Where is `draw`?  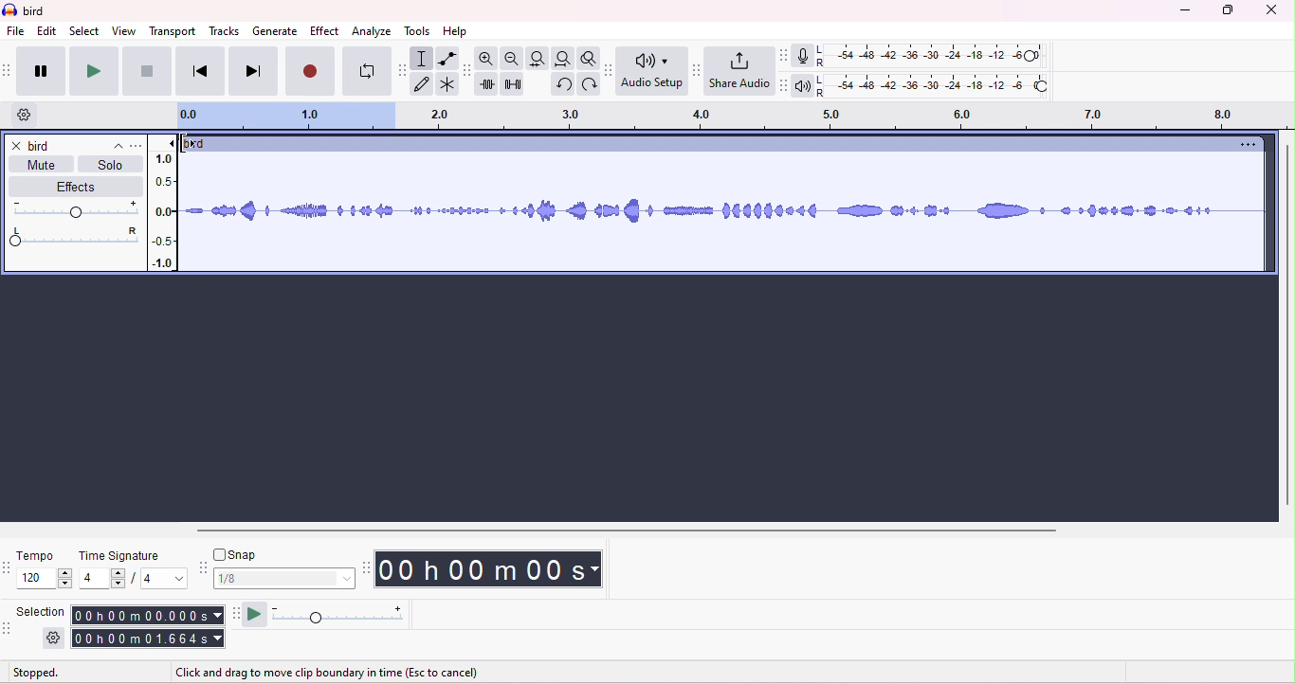 draw is located at coordinates (422, 85).